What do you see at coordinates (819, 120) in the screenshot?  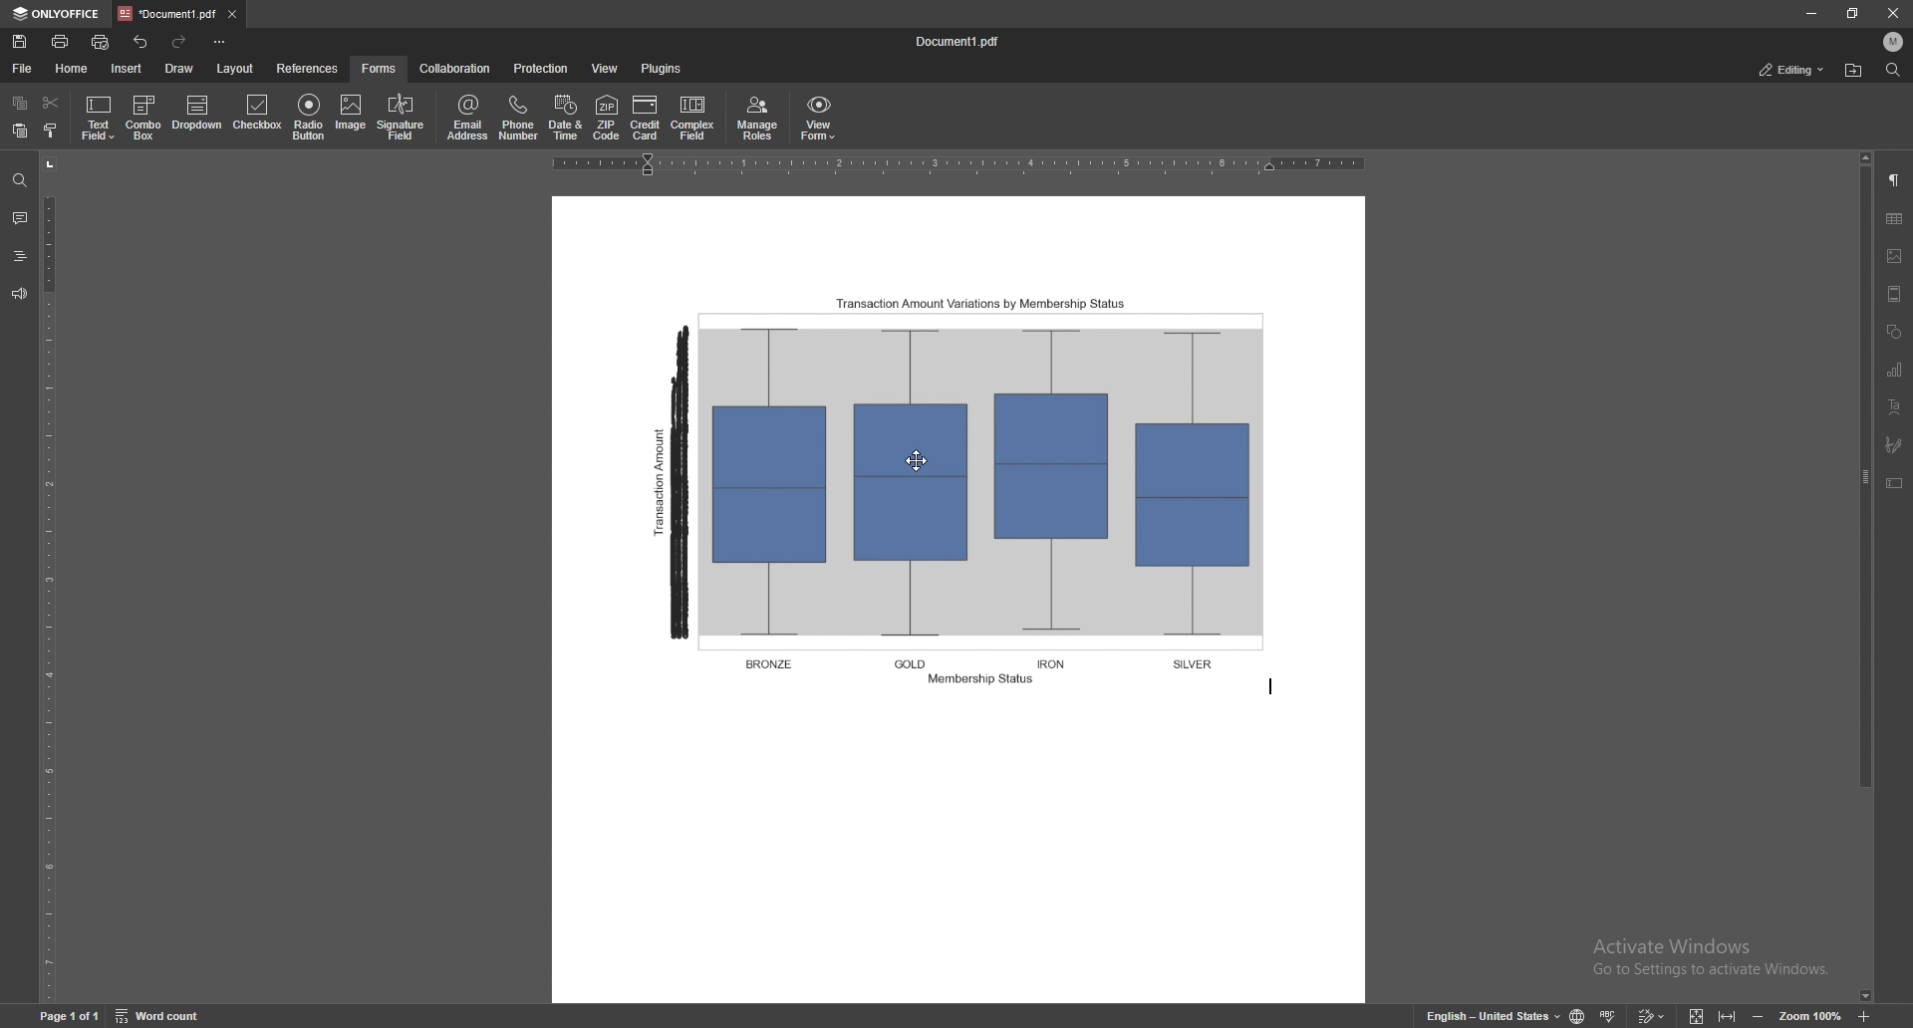 I see `view form` at bounding box center [819, 120].